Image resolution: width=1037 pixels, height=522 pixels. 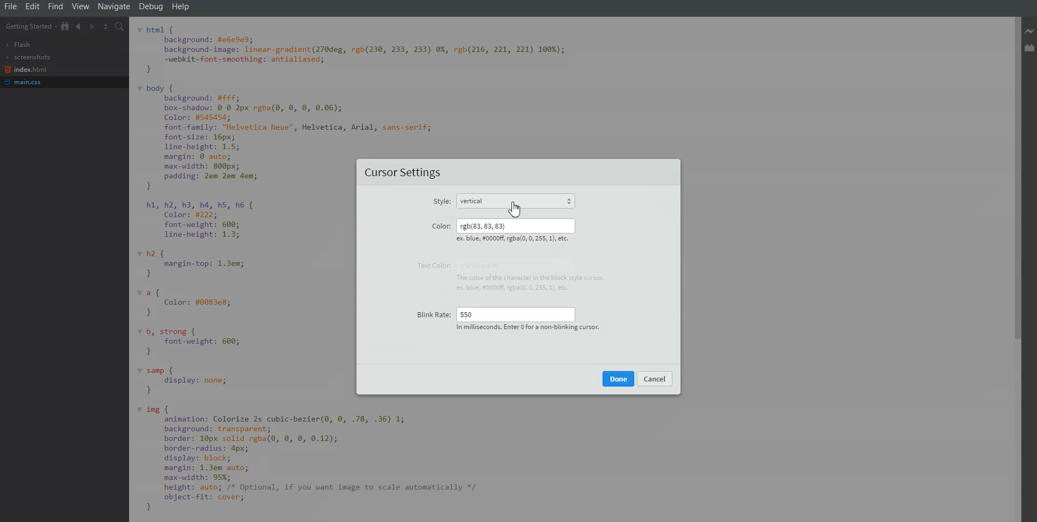 What do you see at coordinates (65, 26) in the screenshot?
I see `Show in File Tree` at bounding box center [65, 26].